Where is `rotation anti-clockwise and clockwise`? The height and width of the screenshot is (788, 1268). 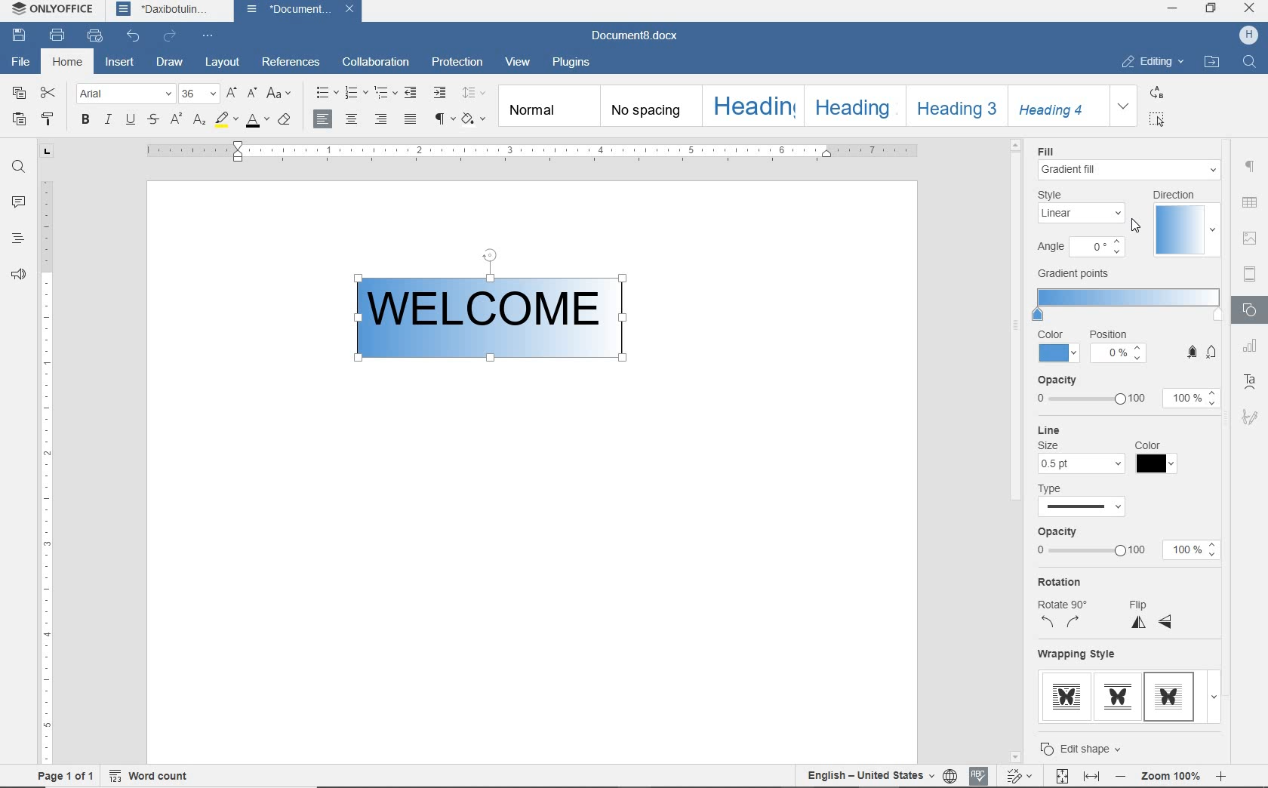
rotation anti-clockwise and clockwise is located at coordinates (1064, 624).